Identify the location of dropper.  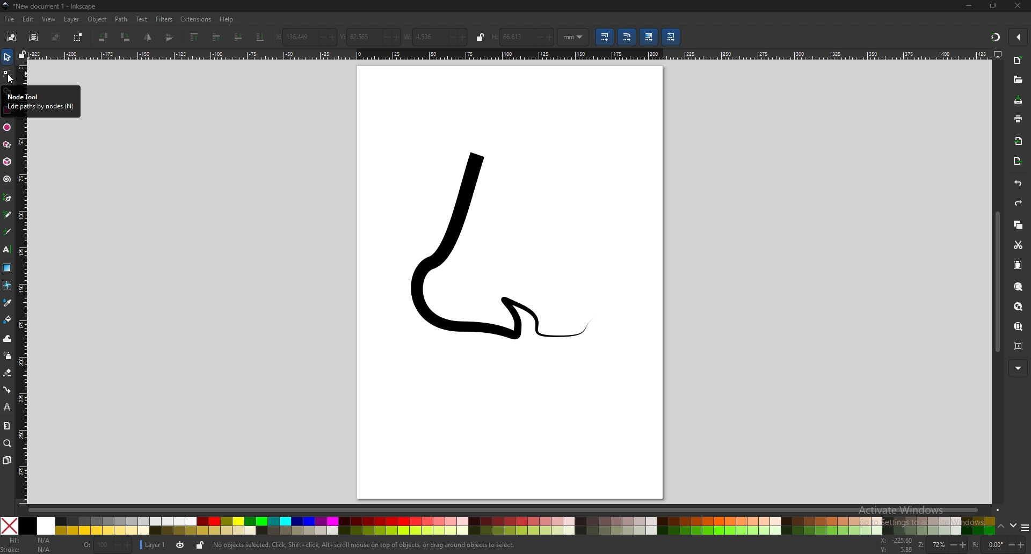
(8, 303).